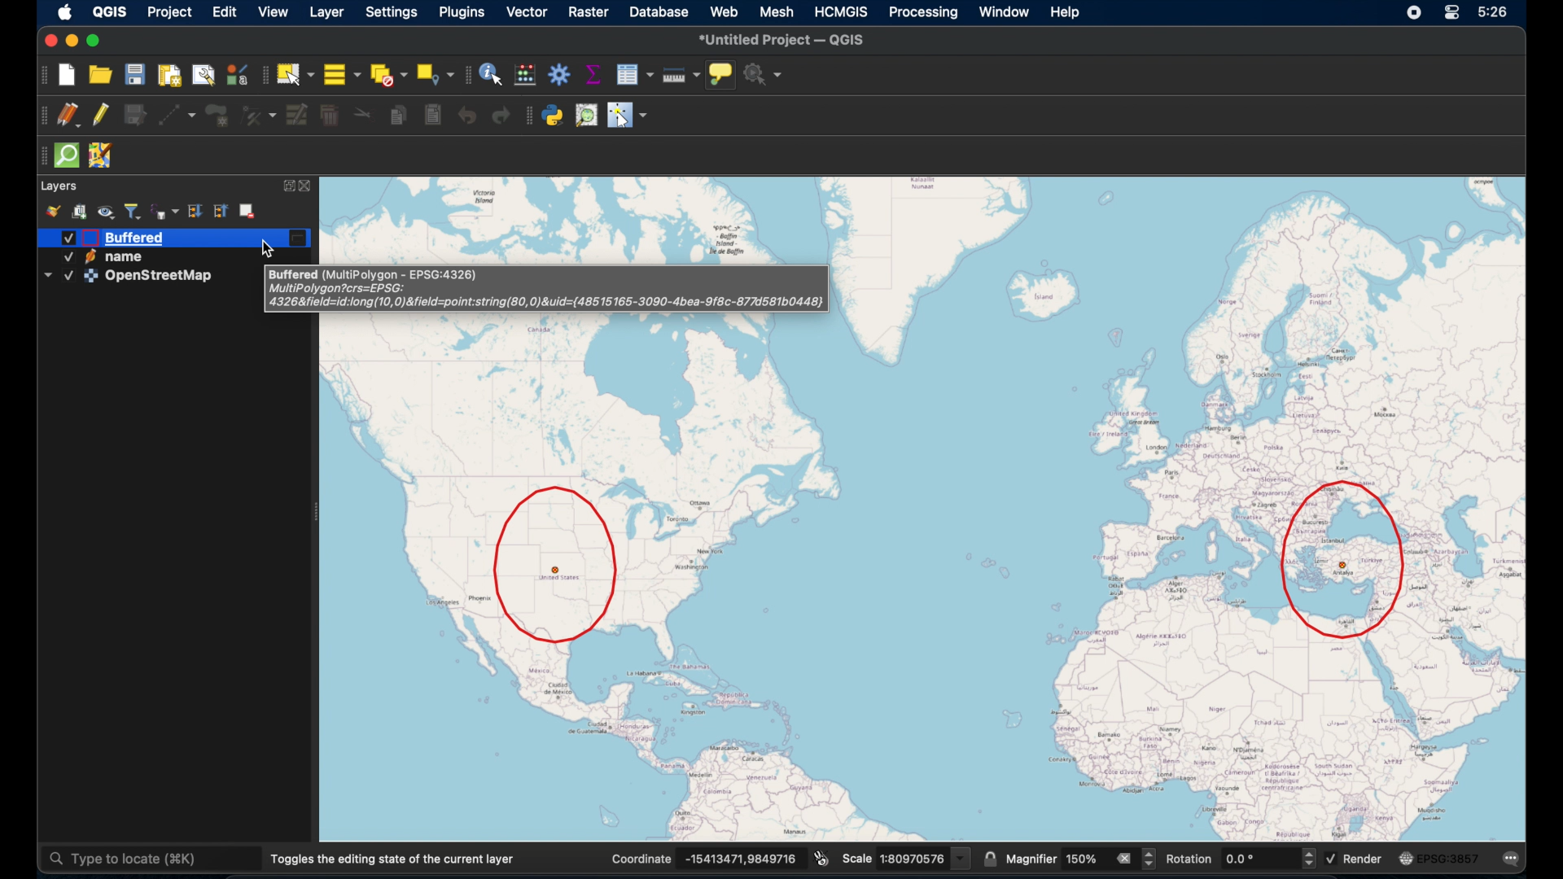  Describe the element at coordinates (165, 210) in the screenshot. I see `filter legend by expression` at that location.